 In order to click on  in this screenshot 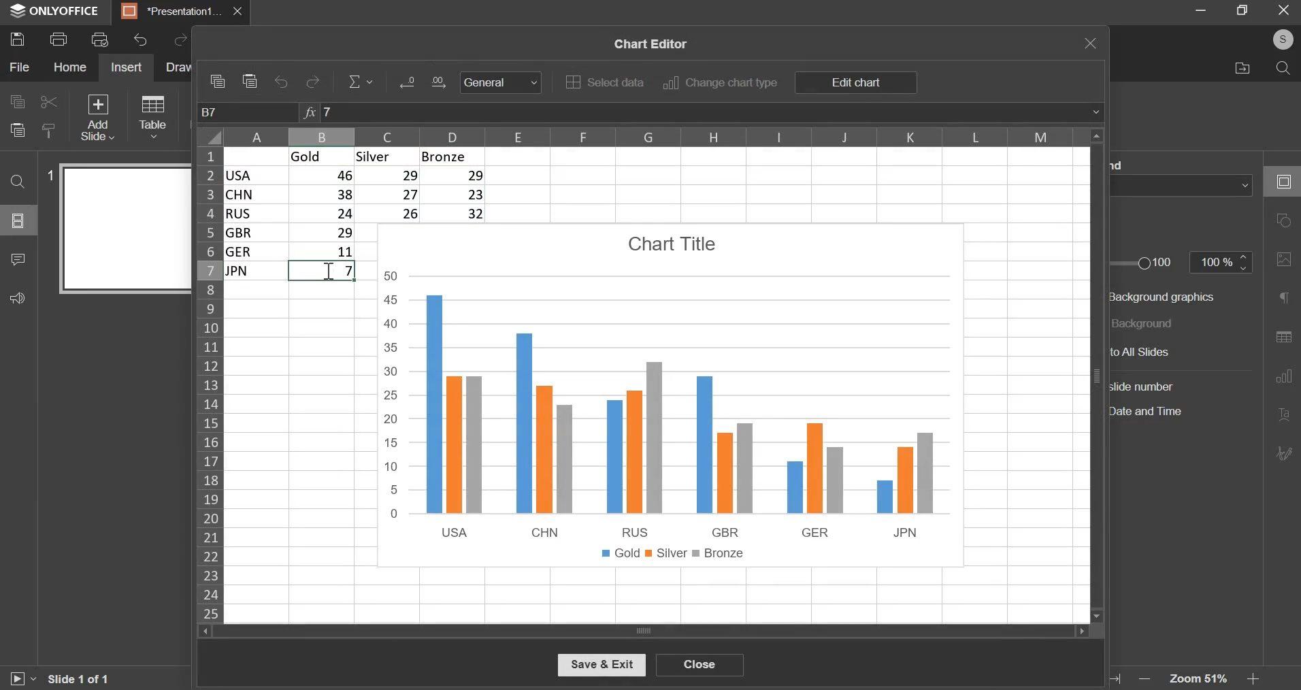, I will do `click(444, 83)`.